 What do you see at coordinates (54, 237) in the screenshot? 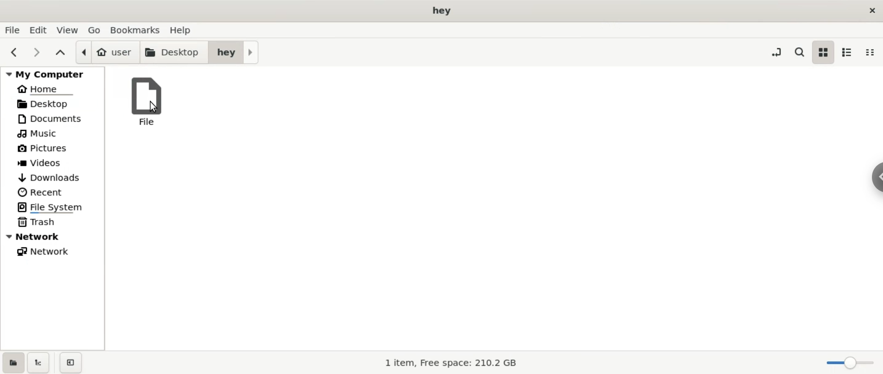
I see `network` at bounding box center [54, 237].